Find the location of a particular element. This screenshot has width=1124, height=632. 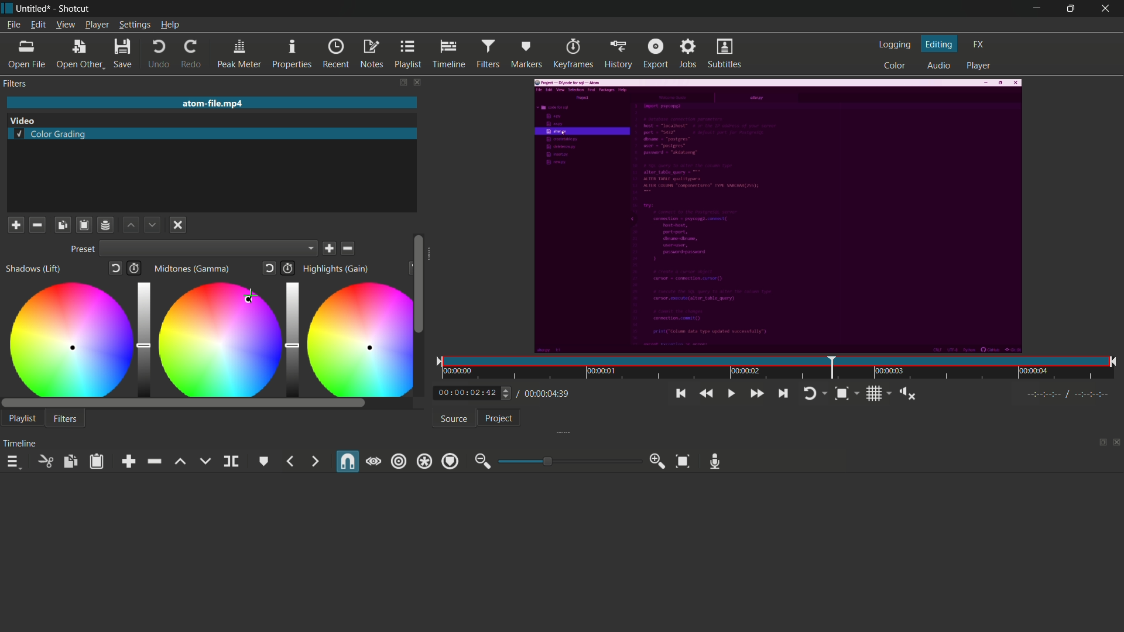

quickly play backward is located at coordinates (704, 393).